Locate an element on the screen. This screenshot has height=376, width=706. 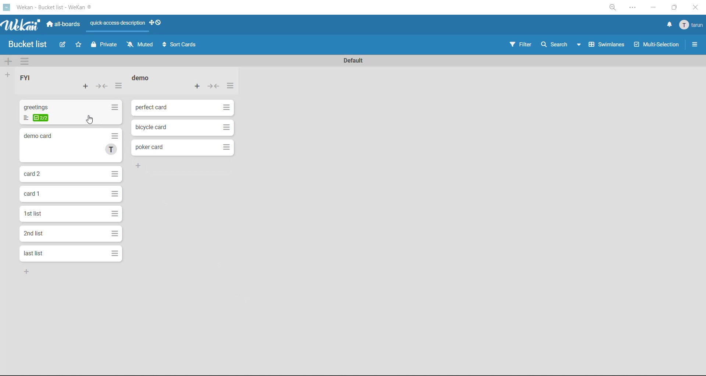
cursor is located at coordinates (90, 121).